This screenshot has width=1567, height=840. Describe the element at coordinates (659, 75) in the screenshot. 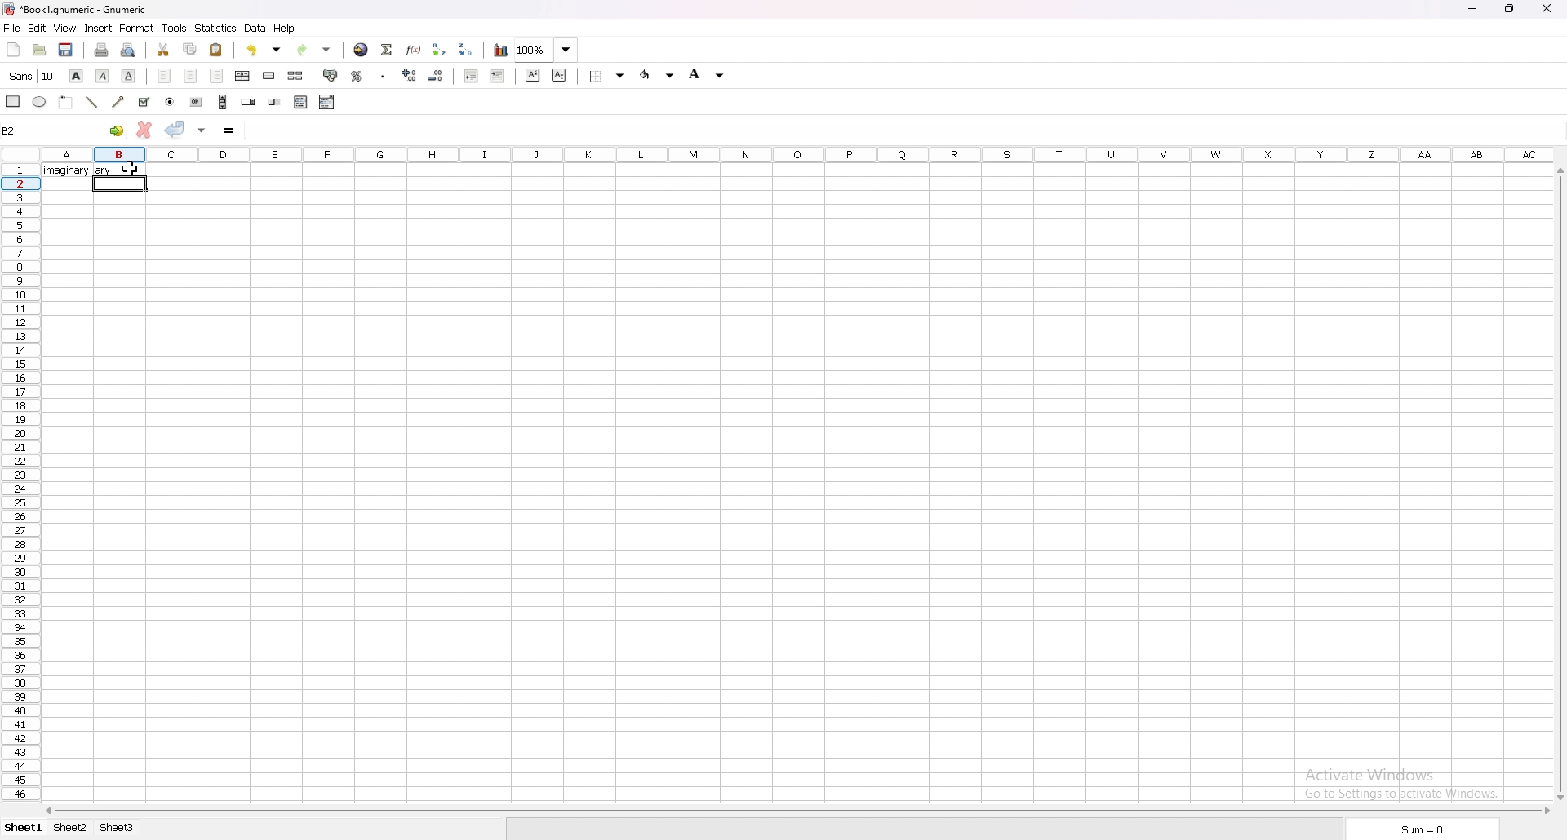

I see `foreground` at that location.